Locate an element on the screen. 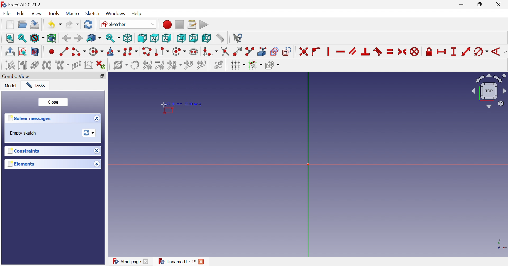 Image resolution: width=508 pixels, height=266 pixels. Isometric is located at coordinates (127, 38).